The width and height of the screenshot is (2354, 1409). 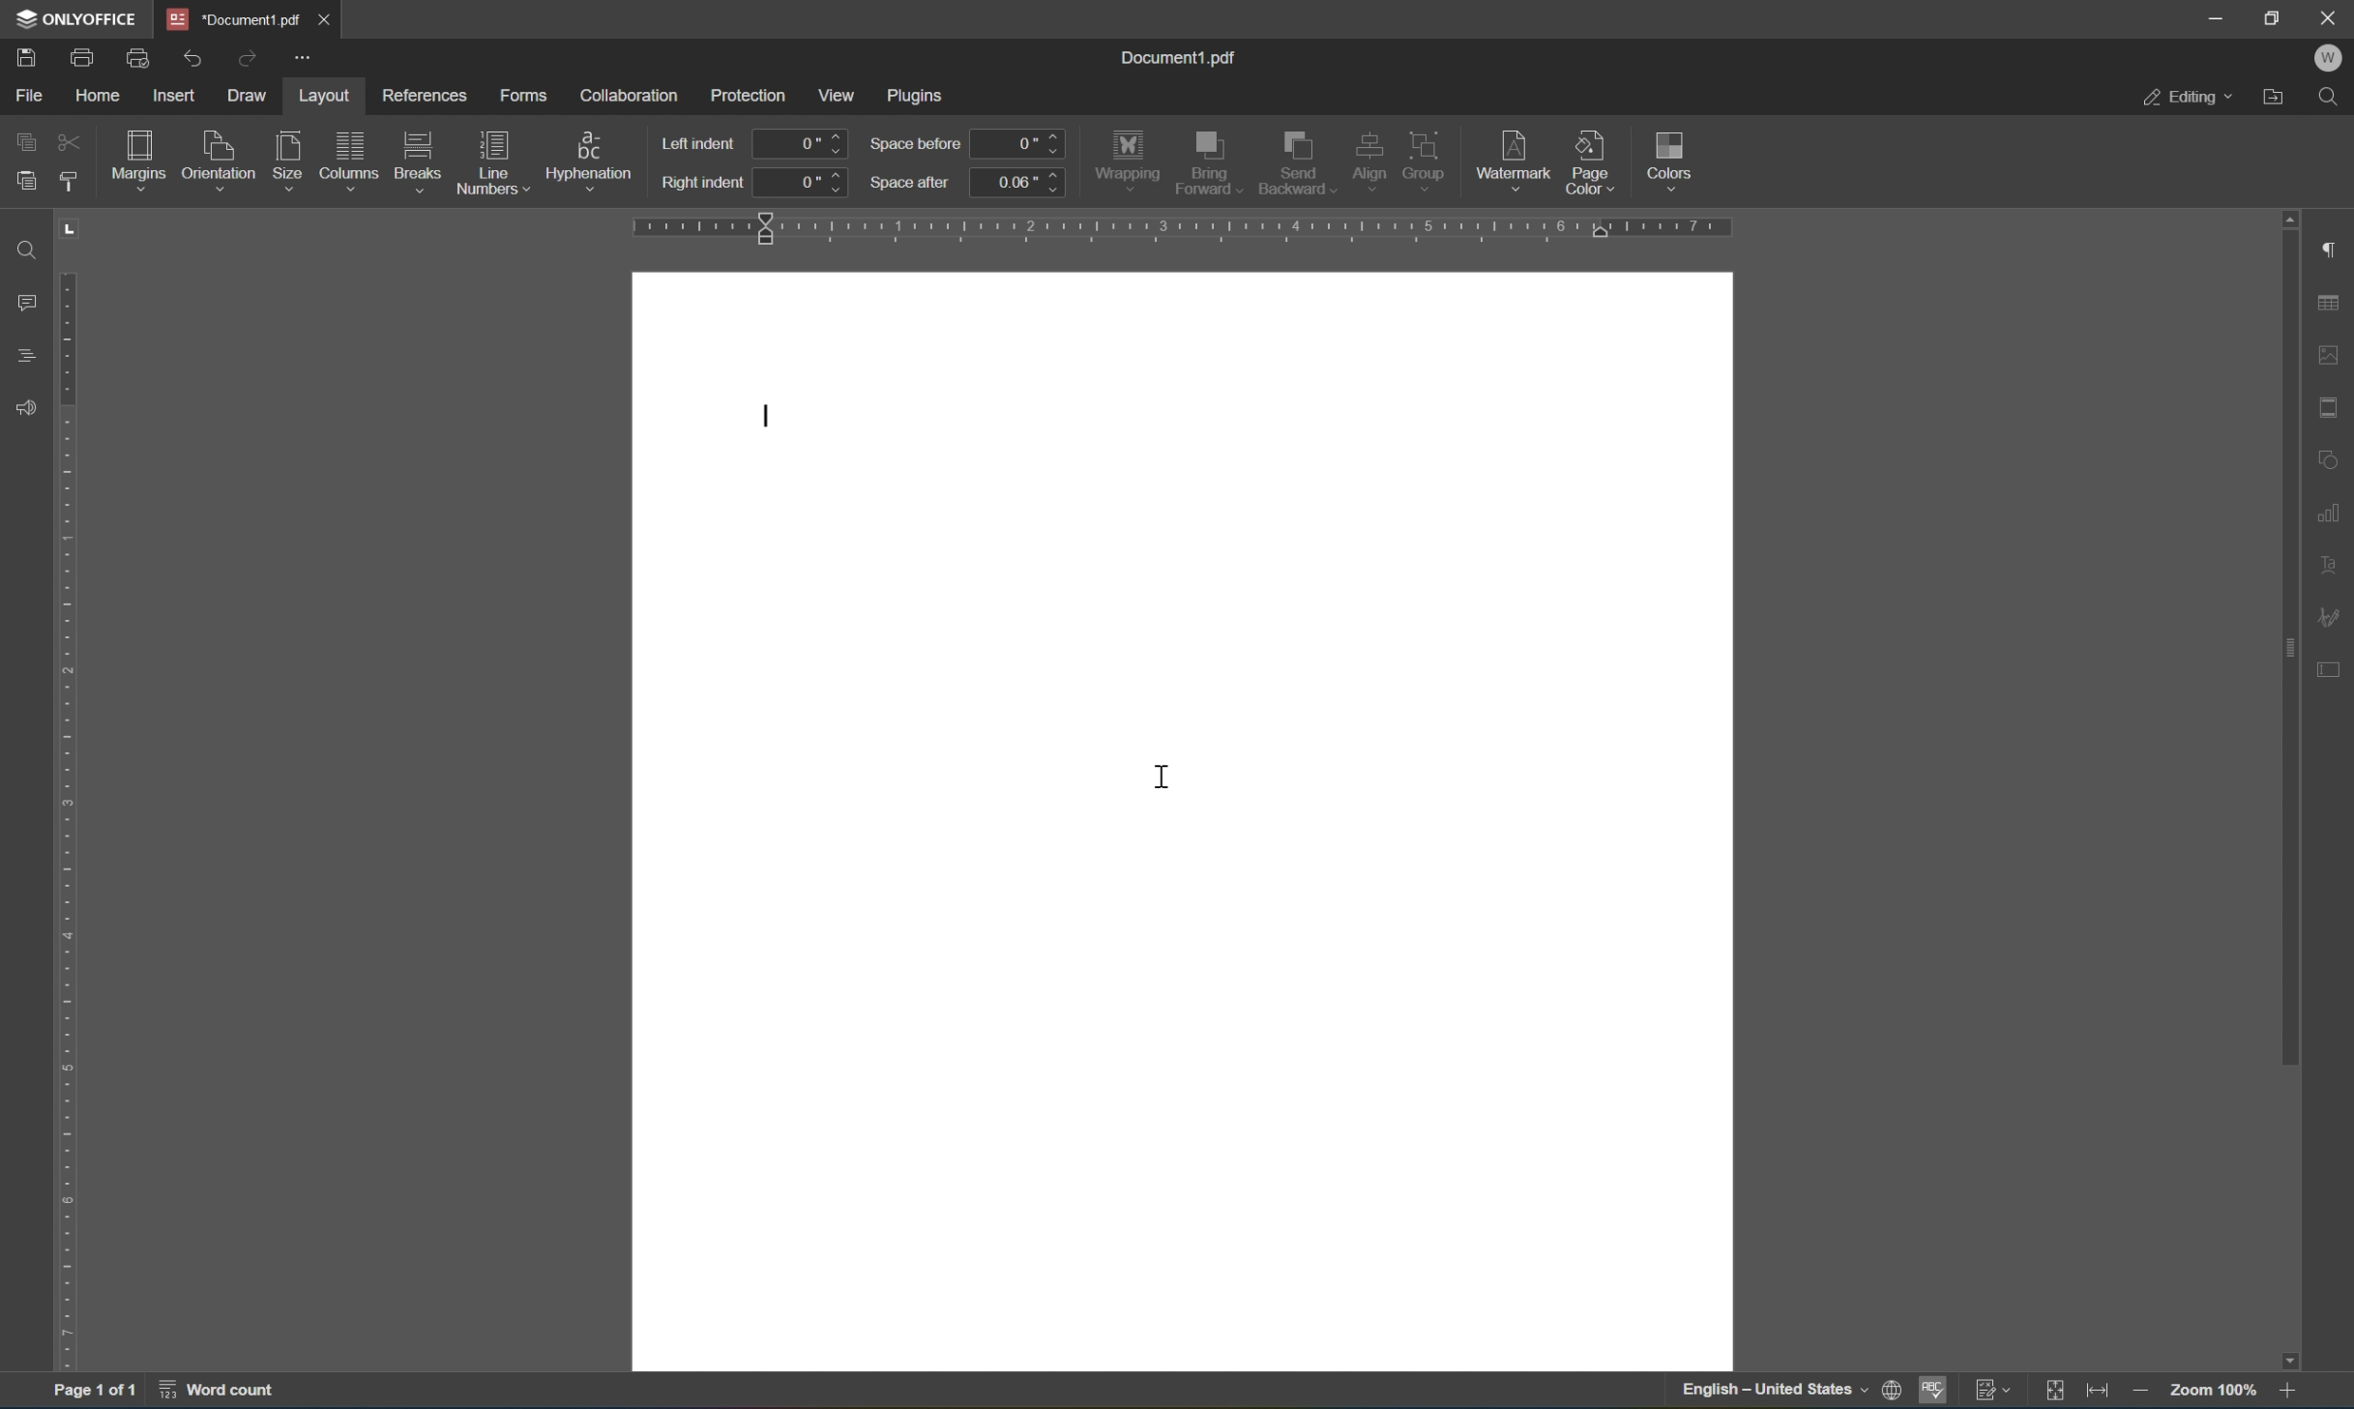 I want to click on space after, so click(x=911, y=181).